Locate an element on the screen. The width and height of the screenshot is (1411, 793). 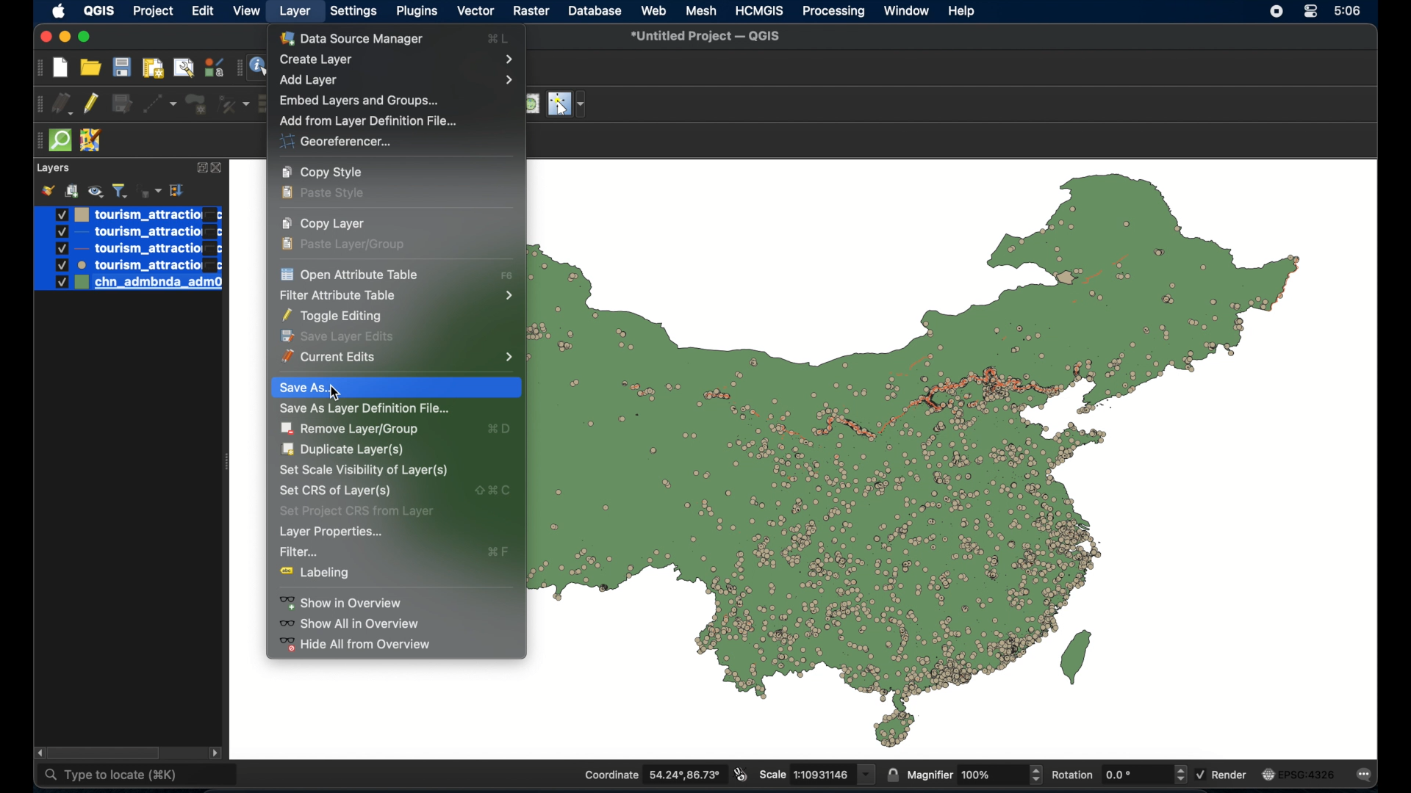
create layer menu is located at coordinates (397, 60).